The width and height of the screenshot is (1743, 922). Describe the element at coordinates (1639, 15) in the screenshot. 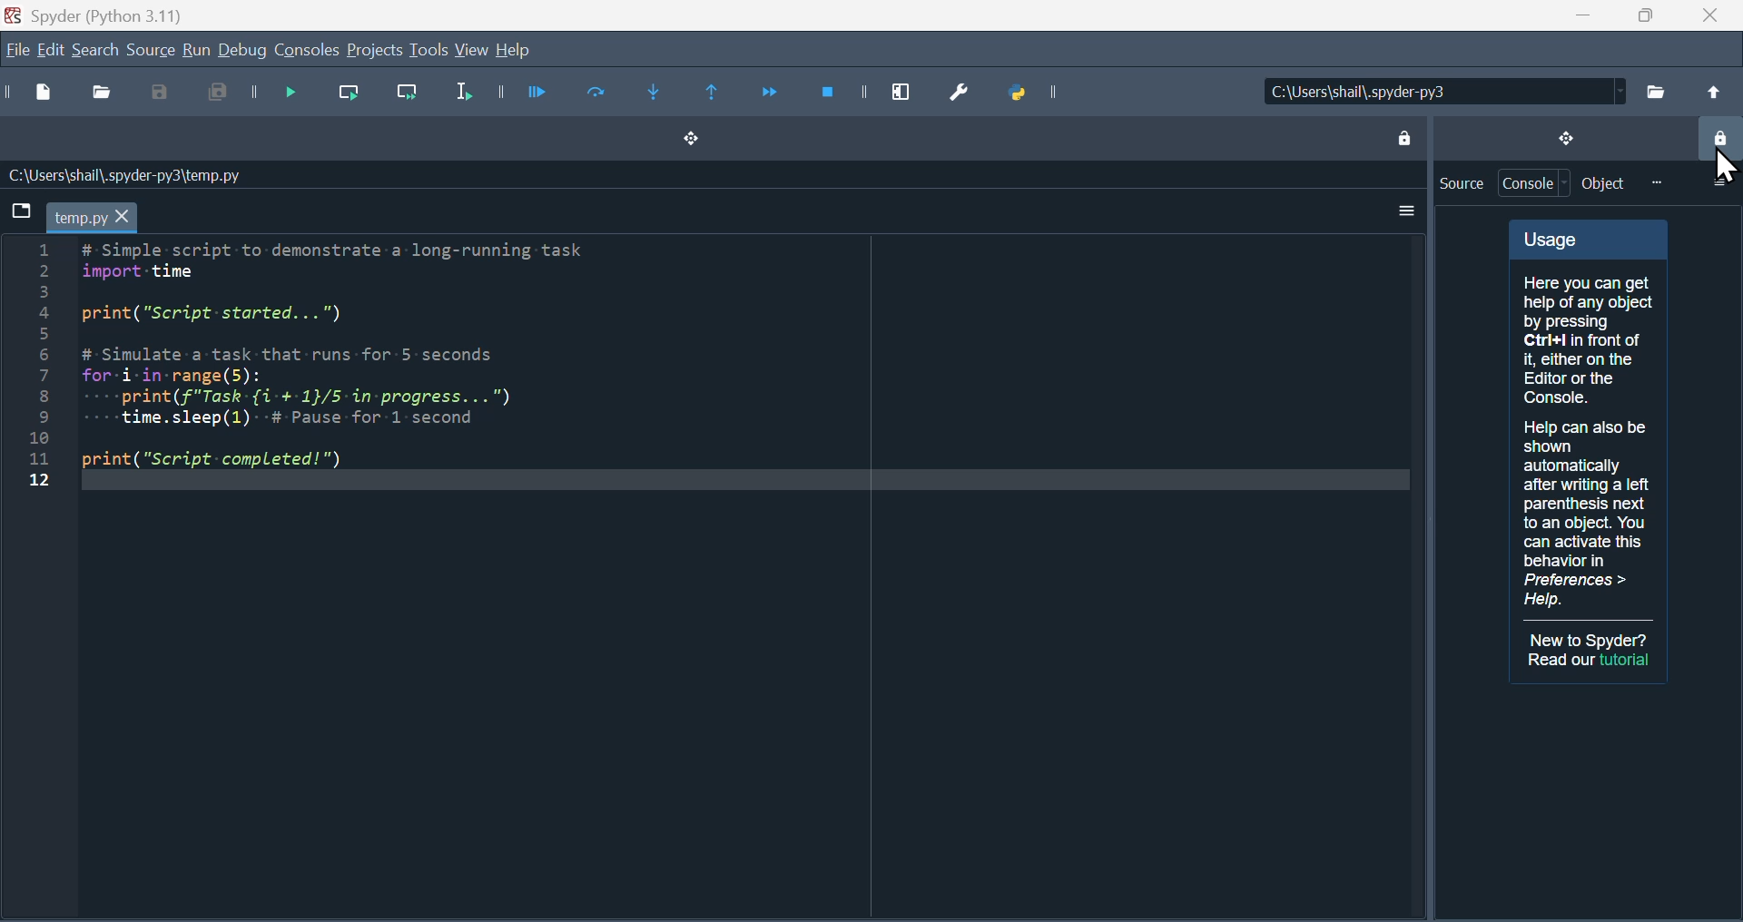

I see `Maximise` at that location.